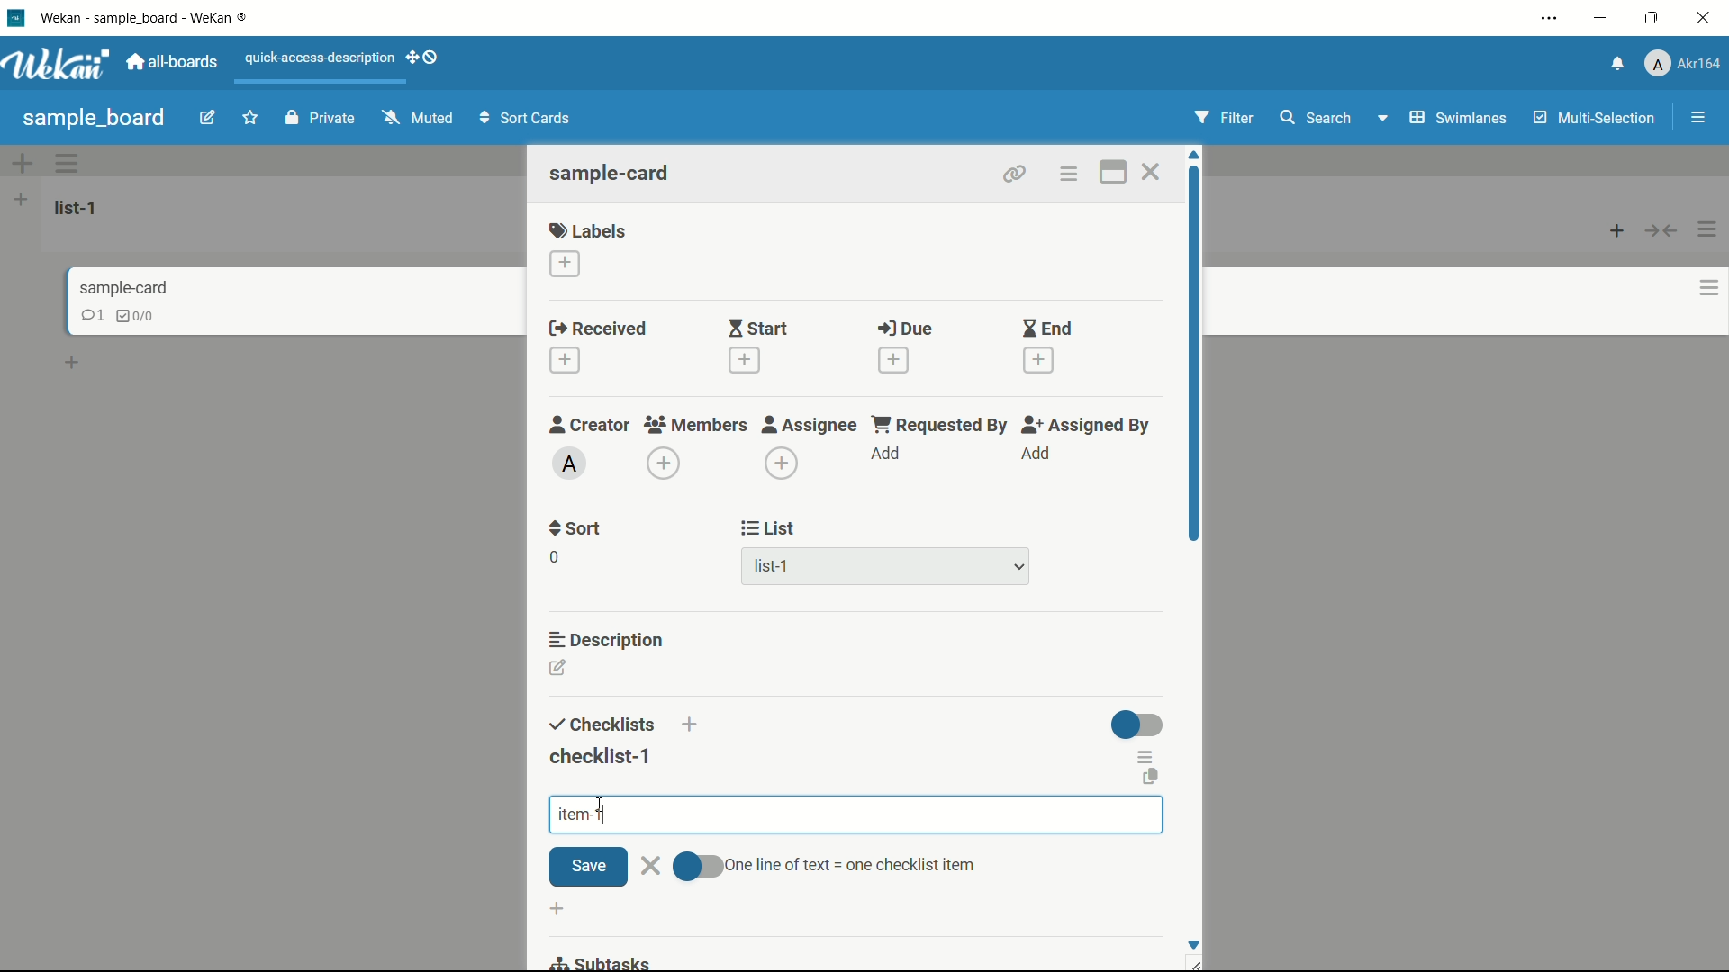 This screenshot has width=1729, height=972. I want to click on app logo, so click(60, 65).